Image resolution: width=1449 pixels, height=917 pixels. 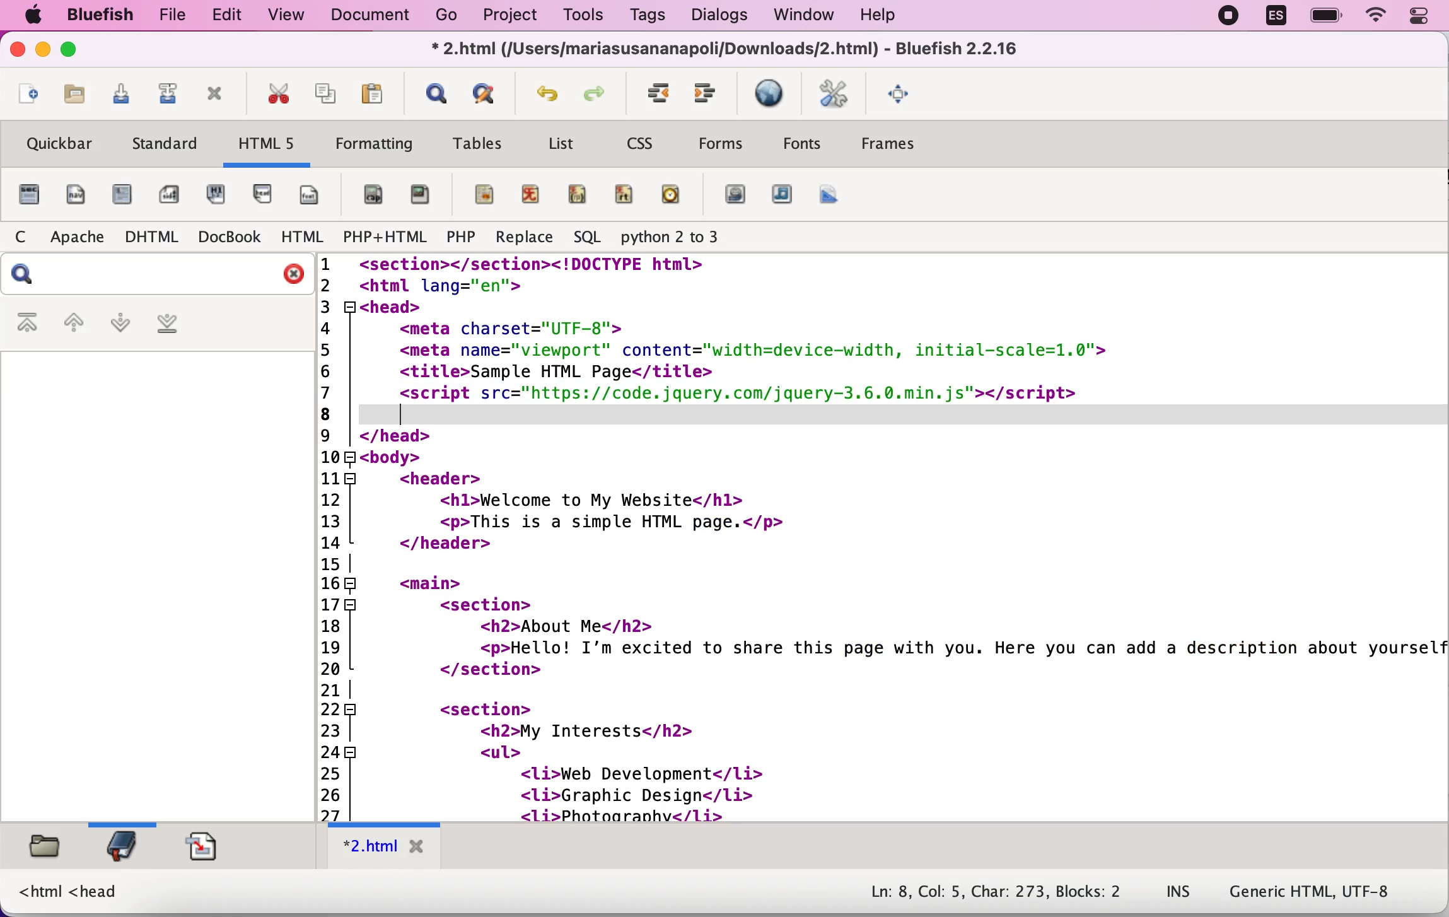 I want to click on video, so click(x=735, y=195).